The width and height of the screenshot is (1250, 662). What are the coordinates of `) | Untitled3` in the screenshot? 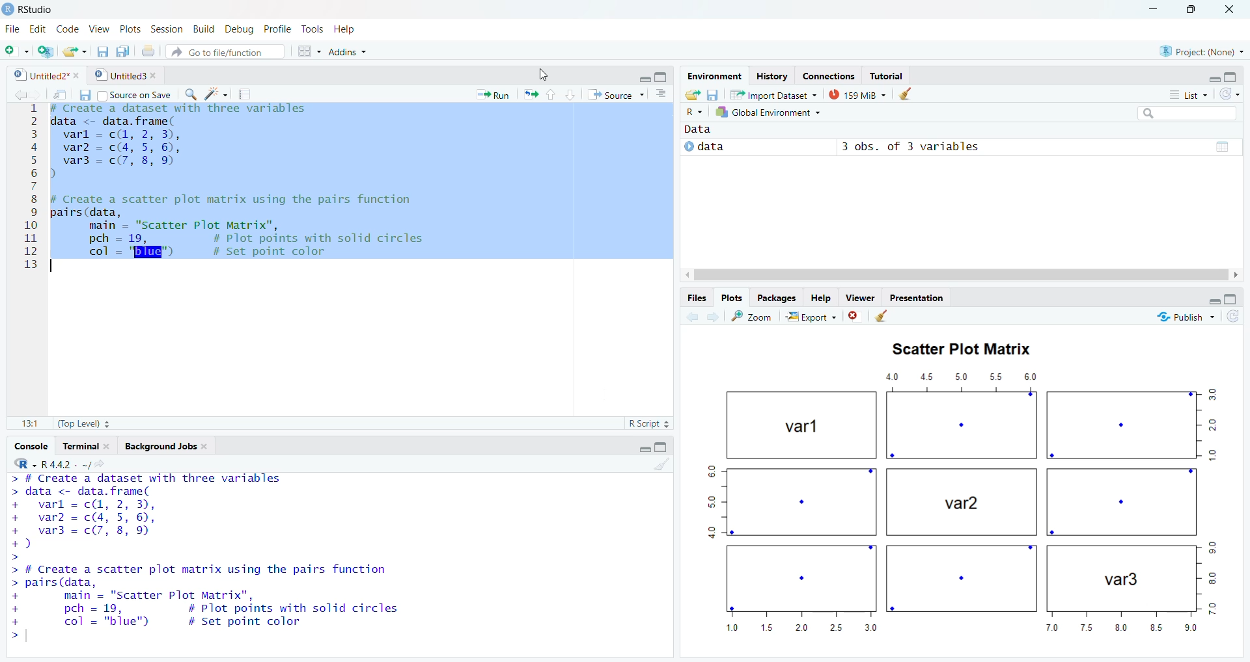 It's located at (128, 75).